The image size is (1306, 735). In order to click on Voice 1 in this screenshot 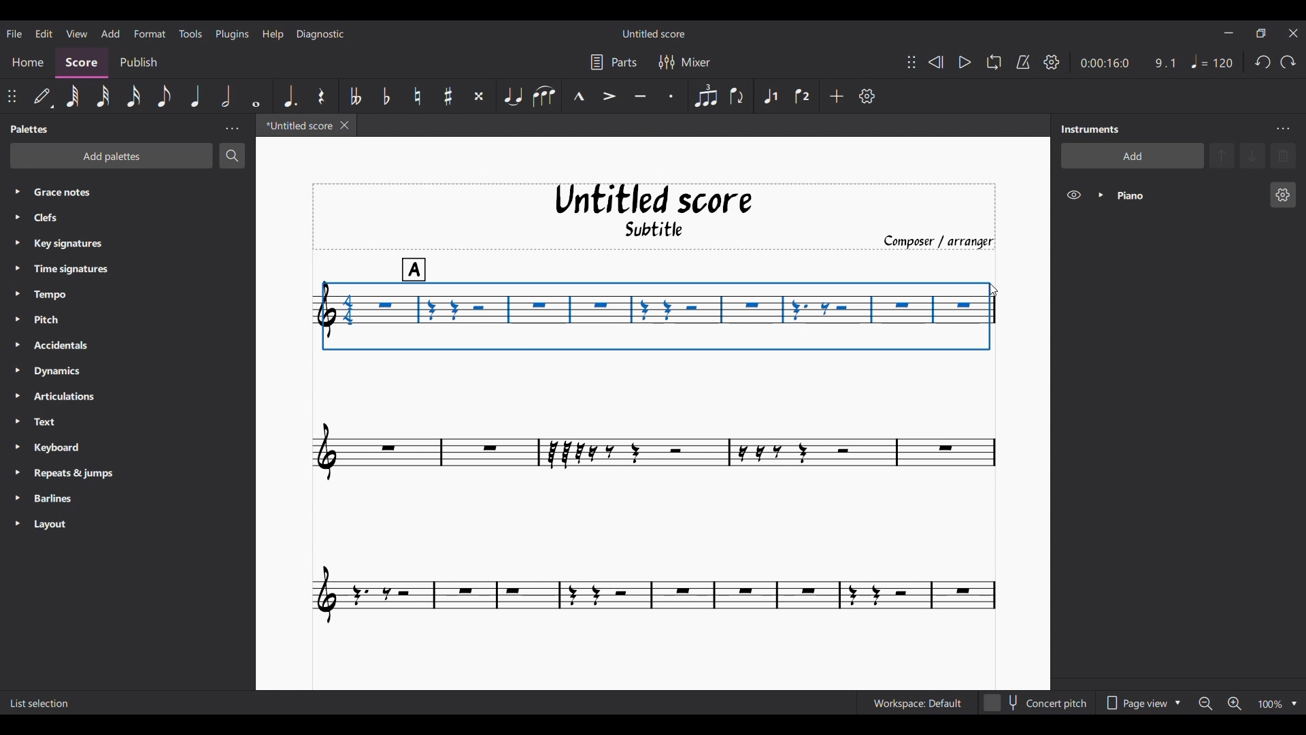, I will do `click(770, 97)`.